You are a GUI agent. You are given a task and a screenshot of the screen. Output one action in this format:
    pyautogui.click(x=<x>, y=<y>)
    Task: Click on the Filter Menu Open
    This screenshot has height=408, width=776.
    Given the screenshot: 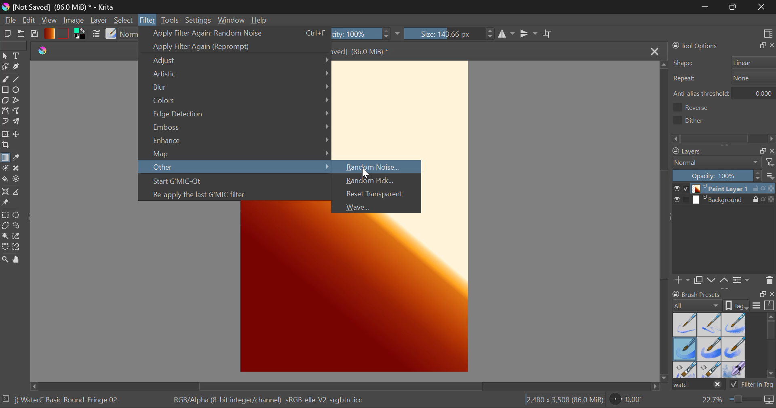 What is the action you would take?
    pyautogui.click(x=146, y=19)
    